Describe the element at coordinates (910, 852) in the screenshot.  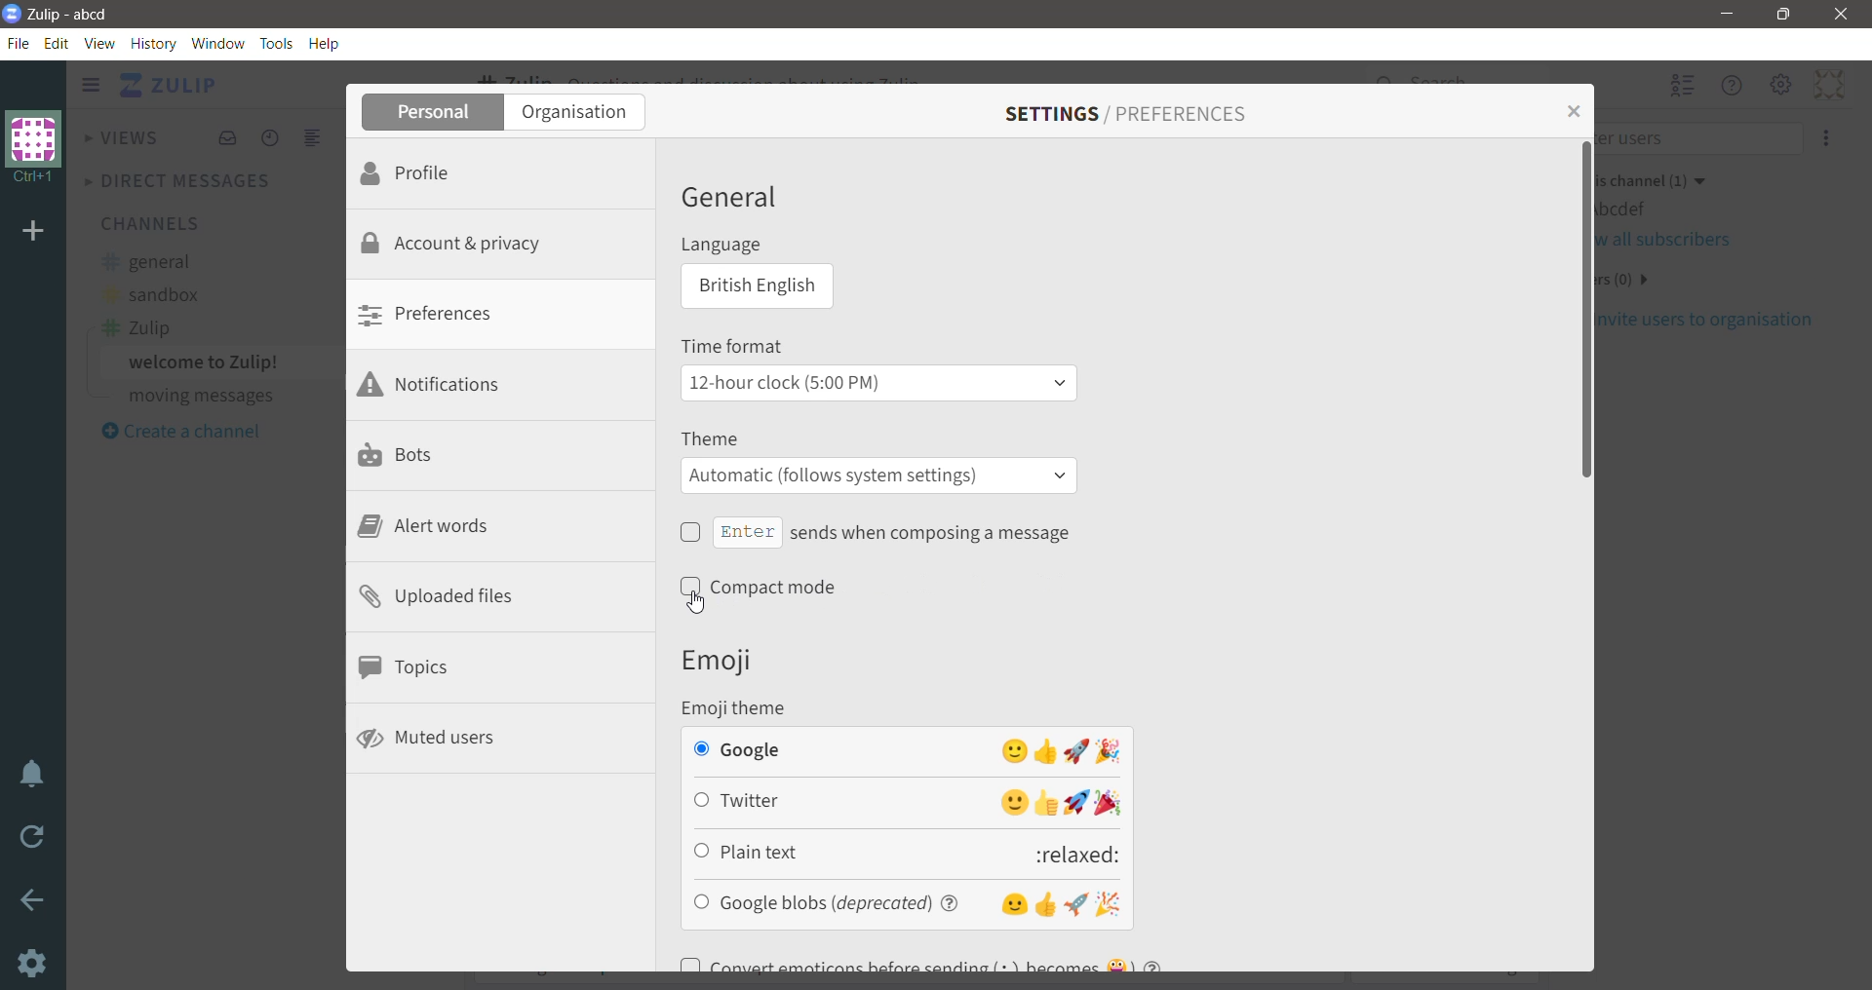
I see `Plain text` at that location.